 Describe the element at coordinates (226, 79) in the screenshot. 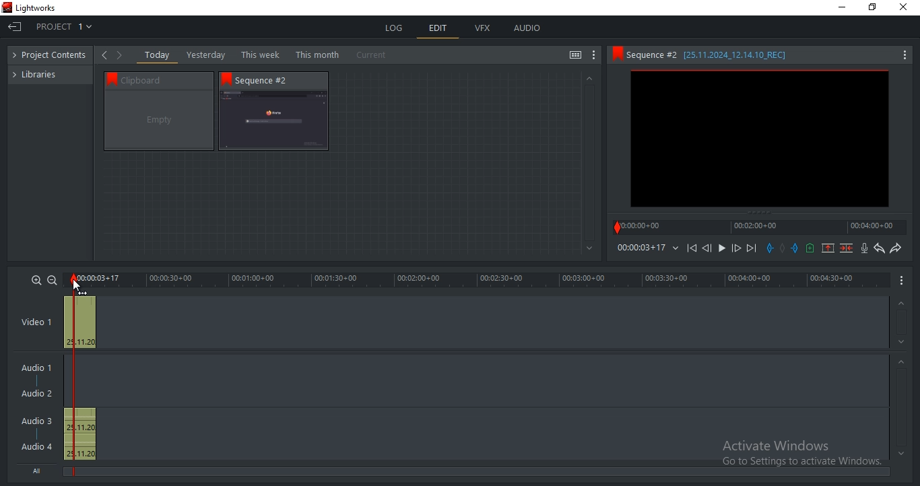

I see `Bookmark icon` at that location.